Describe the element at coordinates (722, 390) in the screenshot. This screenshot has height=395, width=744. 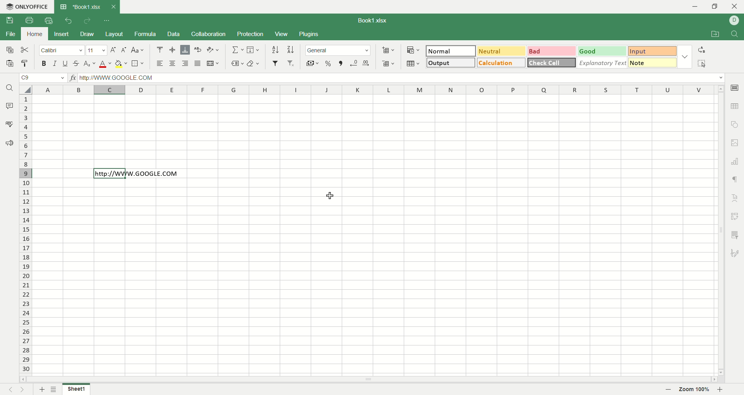
I see `zoom out` at that location.